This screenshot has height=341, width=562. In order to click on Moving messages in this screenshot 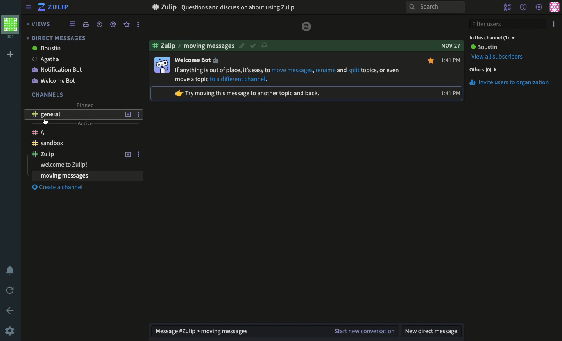, I will do `click(209, 45)`.